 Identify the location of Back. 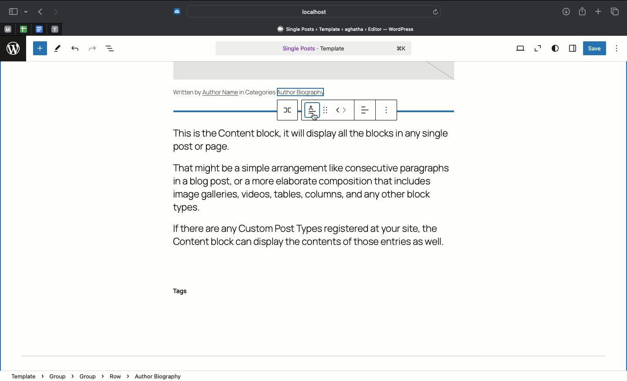
(40, 12).